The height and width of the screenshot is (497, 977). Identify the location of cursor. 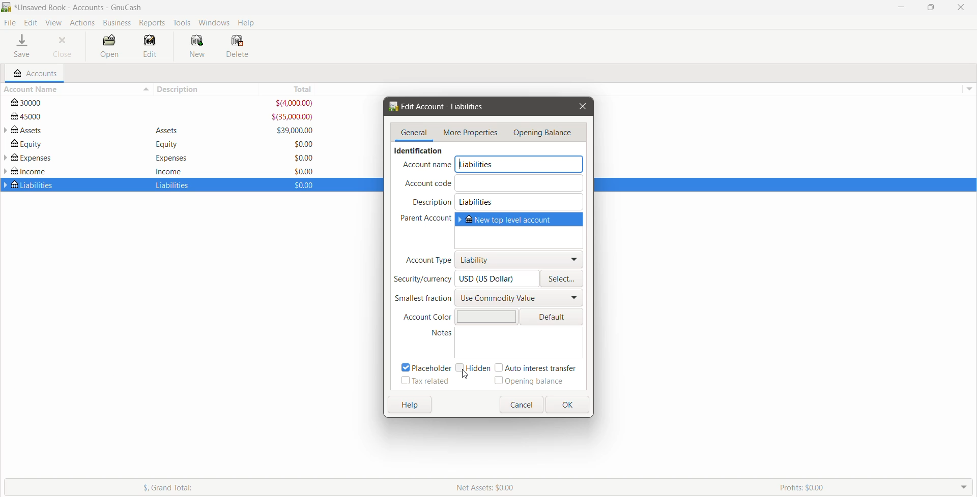
(464, 375).